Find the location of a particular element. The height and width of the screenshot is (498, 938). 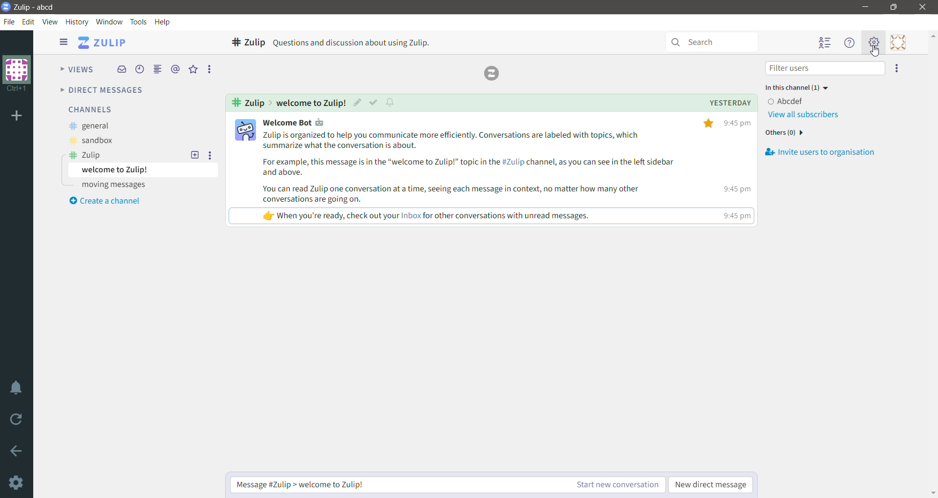

Welcome to Zulip(Message Topic) is located at coordinates (312, 103).